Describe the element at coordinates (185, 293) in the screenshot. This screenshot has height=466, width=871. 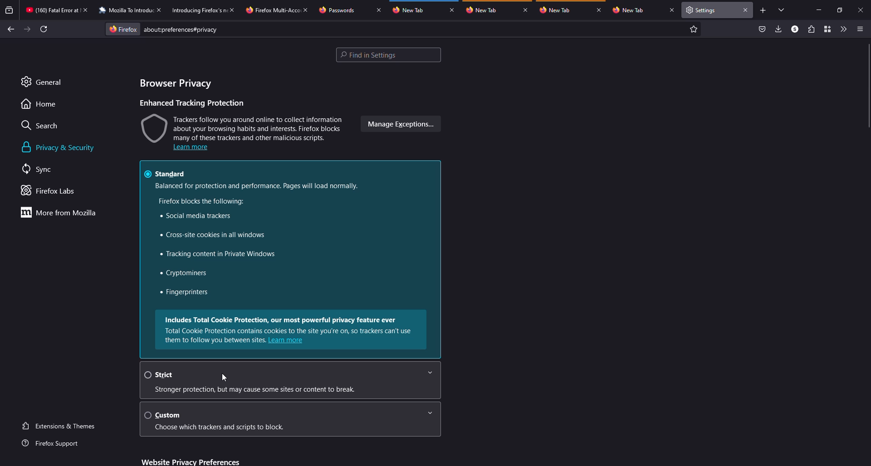
I see `fingerprinters` at that location.